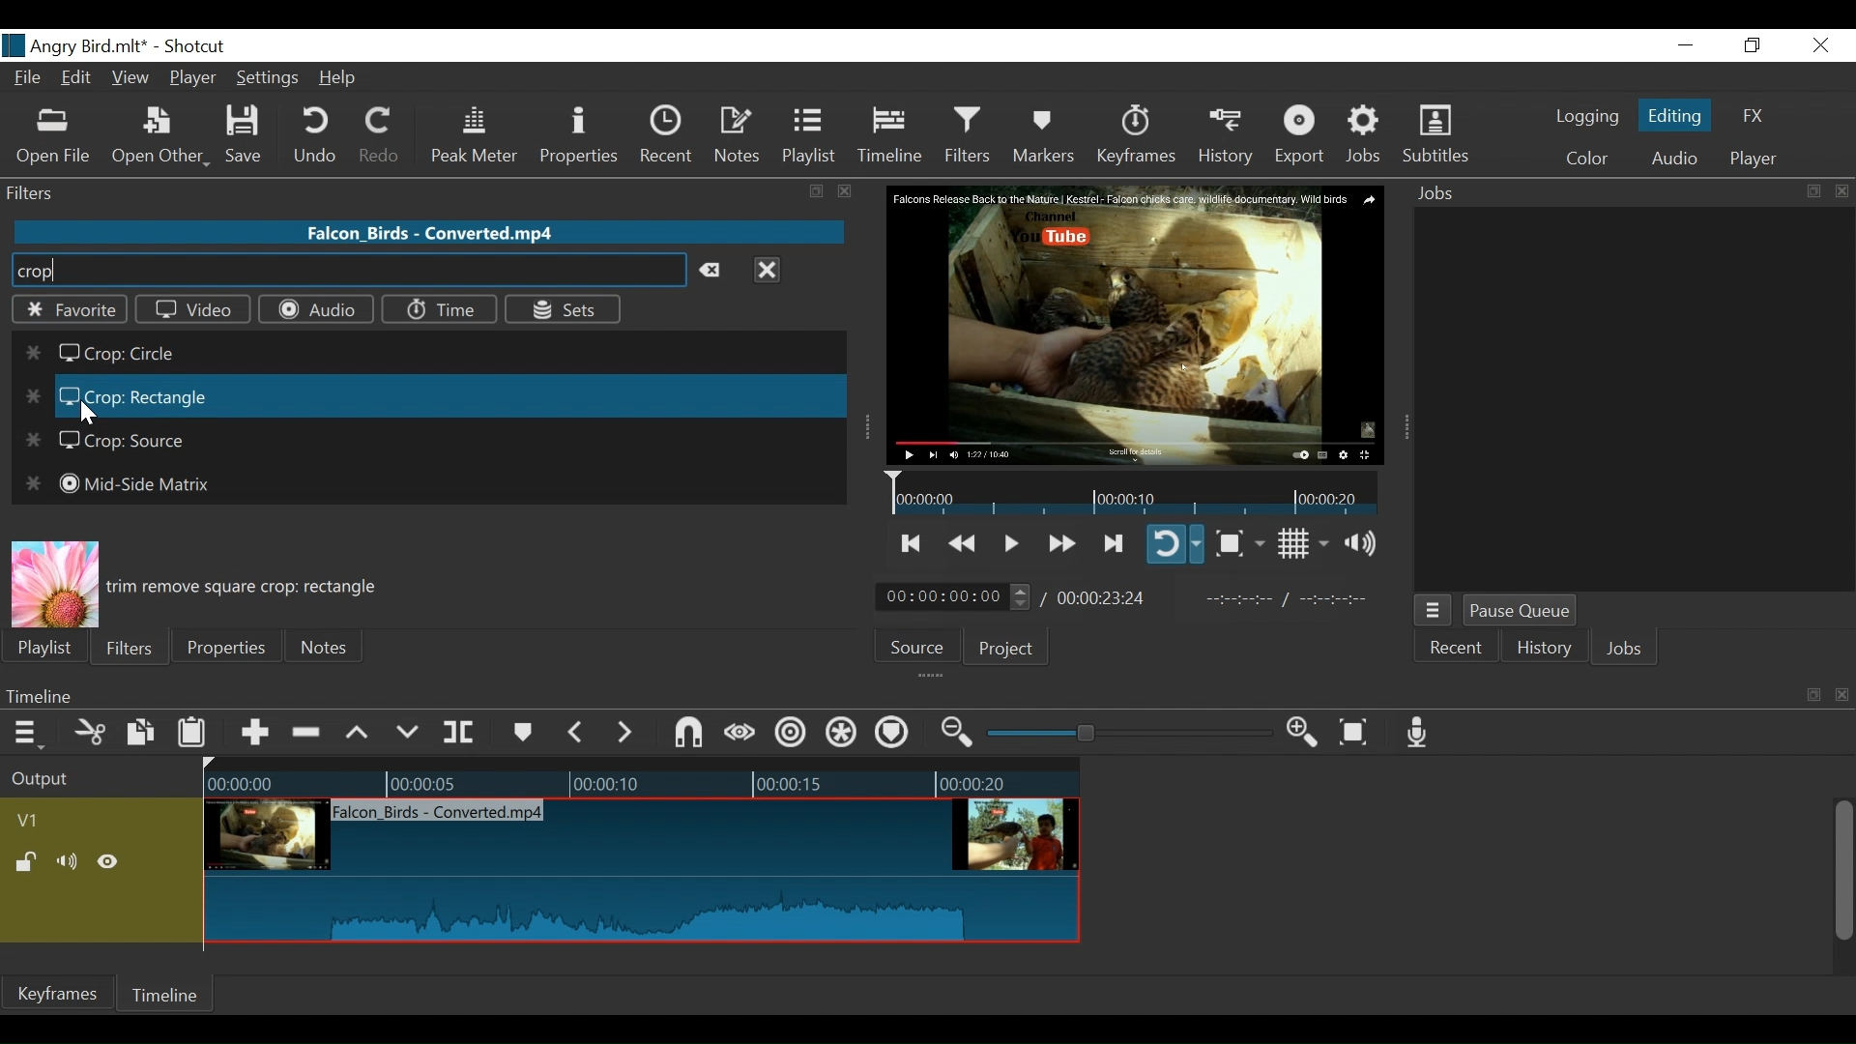 Image resolution: width=1856 pixels, height=1044 pixels. What do you see at coordinates (91, 734) in the screenshot?
I see `Cut` at bounding box center [91, 734].